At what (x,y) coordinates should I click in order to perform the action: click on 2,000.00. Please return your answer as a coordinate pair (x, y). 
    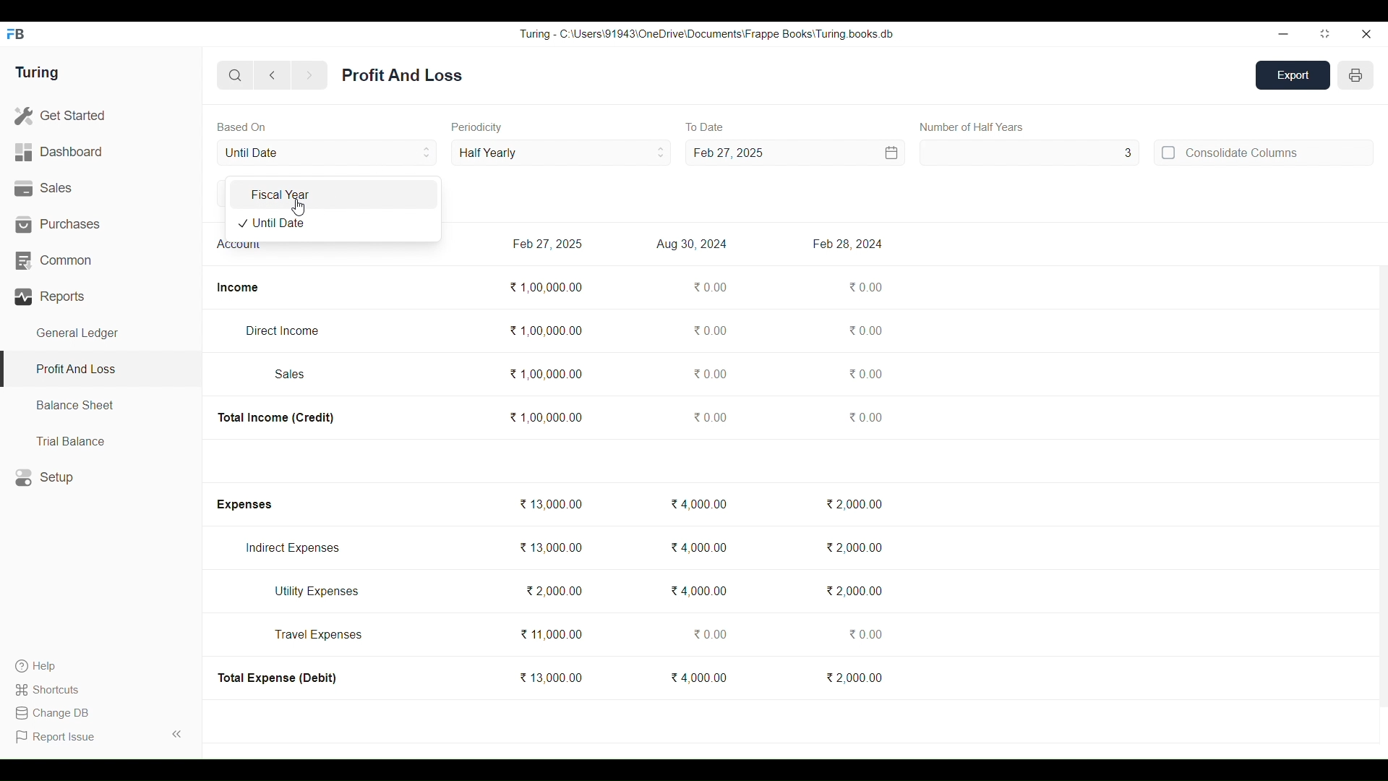
    Looking at the image, I should click on (854, 591).